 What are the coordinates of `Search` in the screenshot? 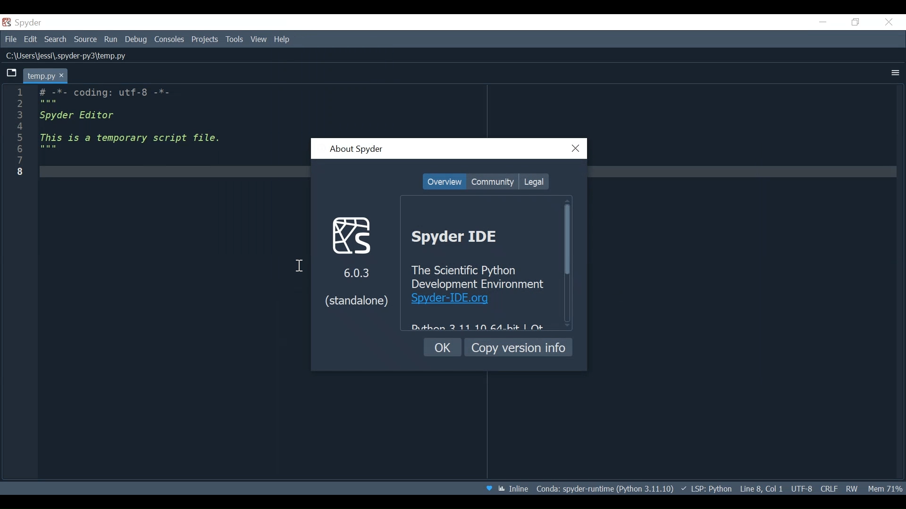 It's located at (55, 40).